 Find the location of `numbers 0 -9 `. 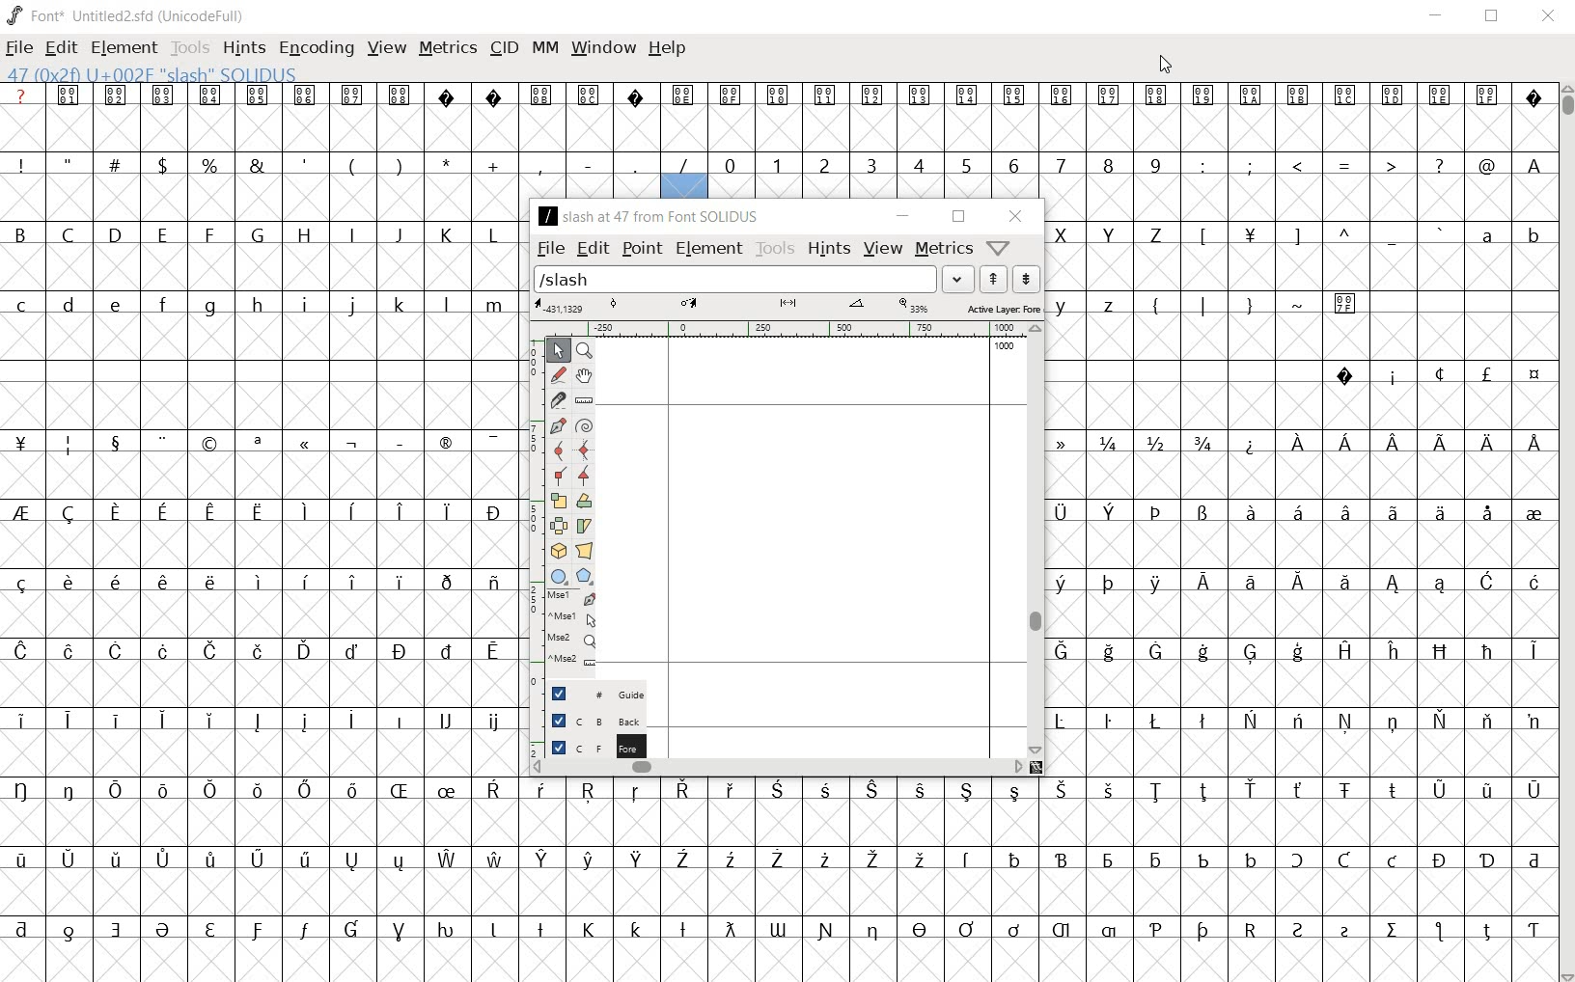

numbers 0 -9  is located at coordinates (947, 163).